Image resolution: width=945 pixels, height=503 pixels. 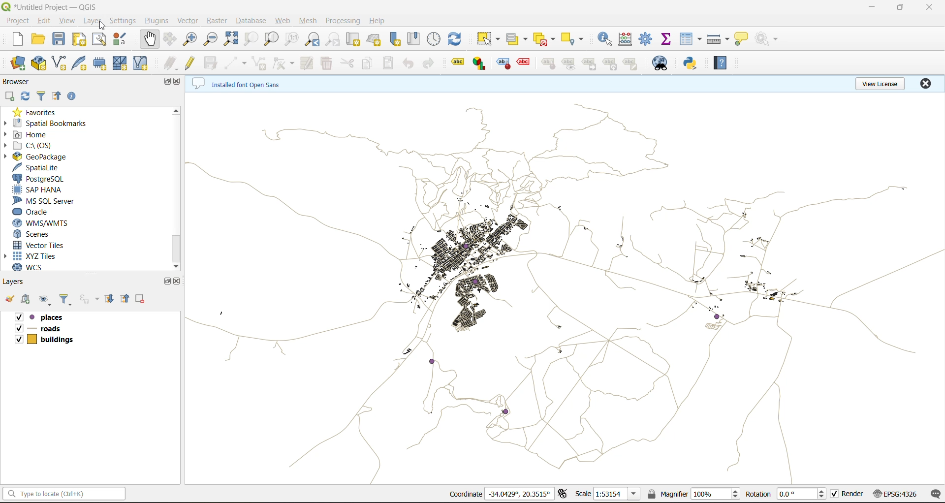 What do you see at coordinates (381, 20) in the screenshot?
I see `help` at bounding box center [381, 20].